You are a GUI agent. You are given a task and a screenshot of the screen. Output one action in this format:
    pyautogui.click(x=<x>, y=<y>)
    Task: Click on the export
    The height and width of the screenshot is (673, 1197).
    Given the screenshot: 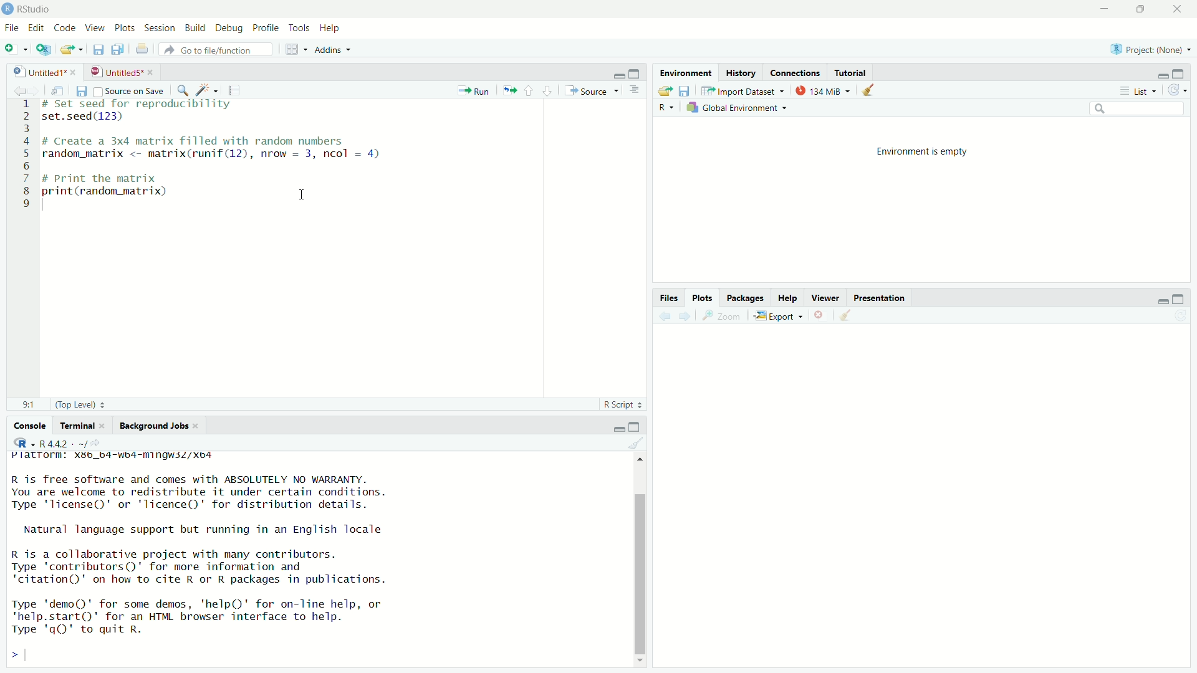 What is the action you would take?
    pyautogui.click(x=70, y=49)
    